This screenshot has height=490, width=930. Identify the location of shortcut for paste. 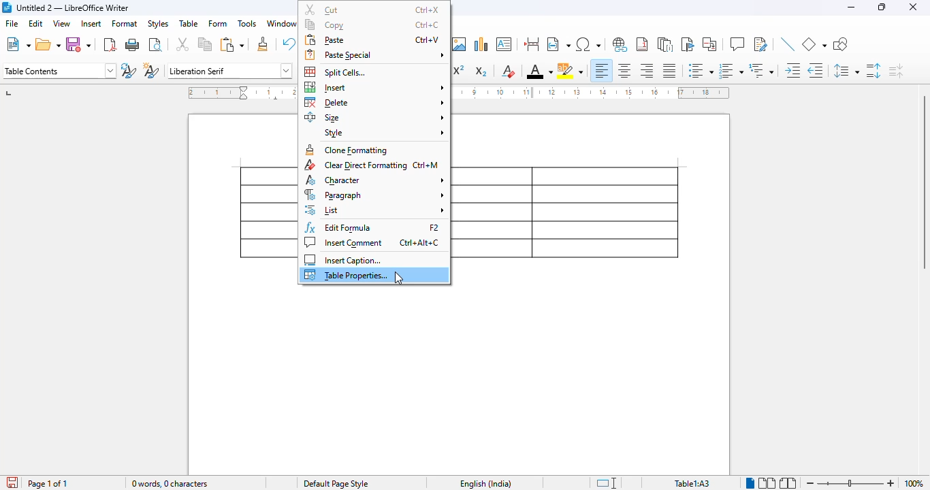
(428, 39).